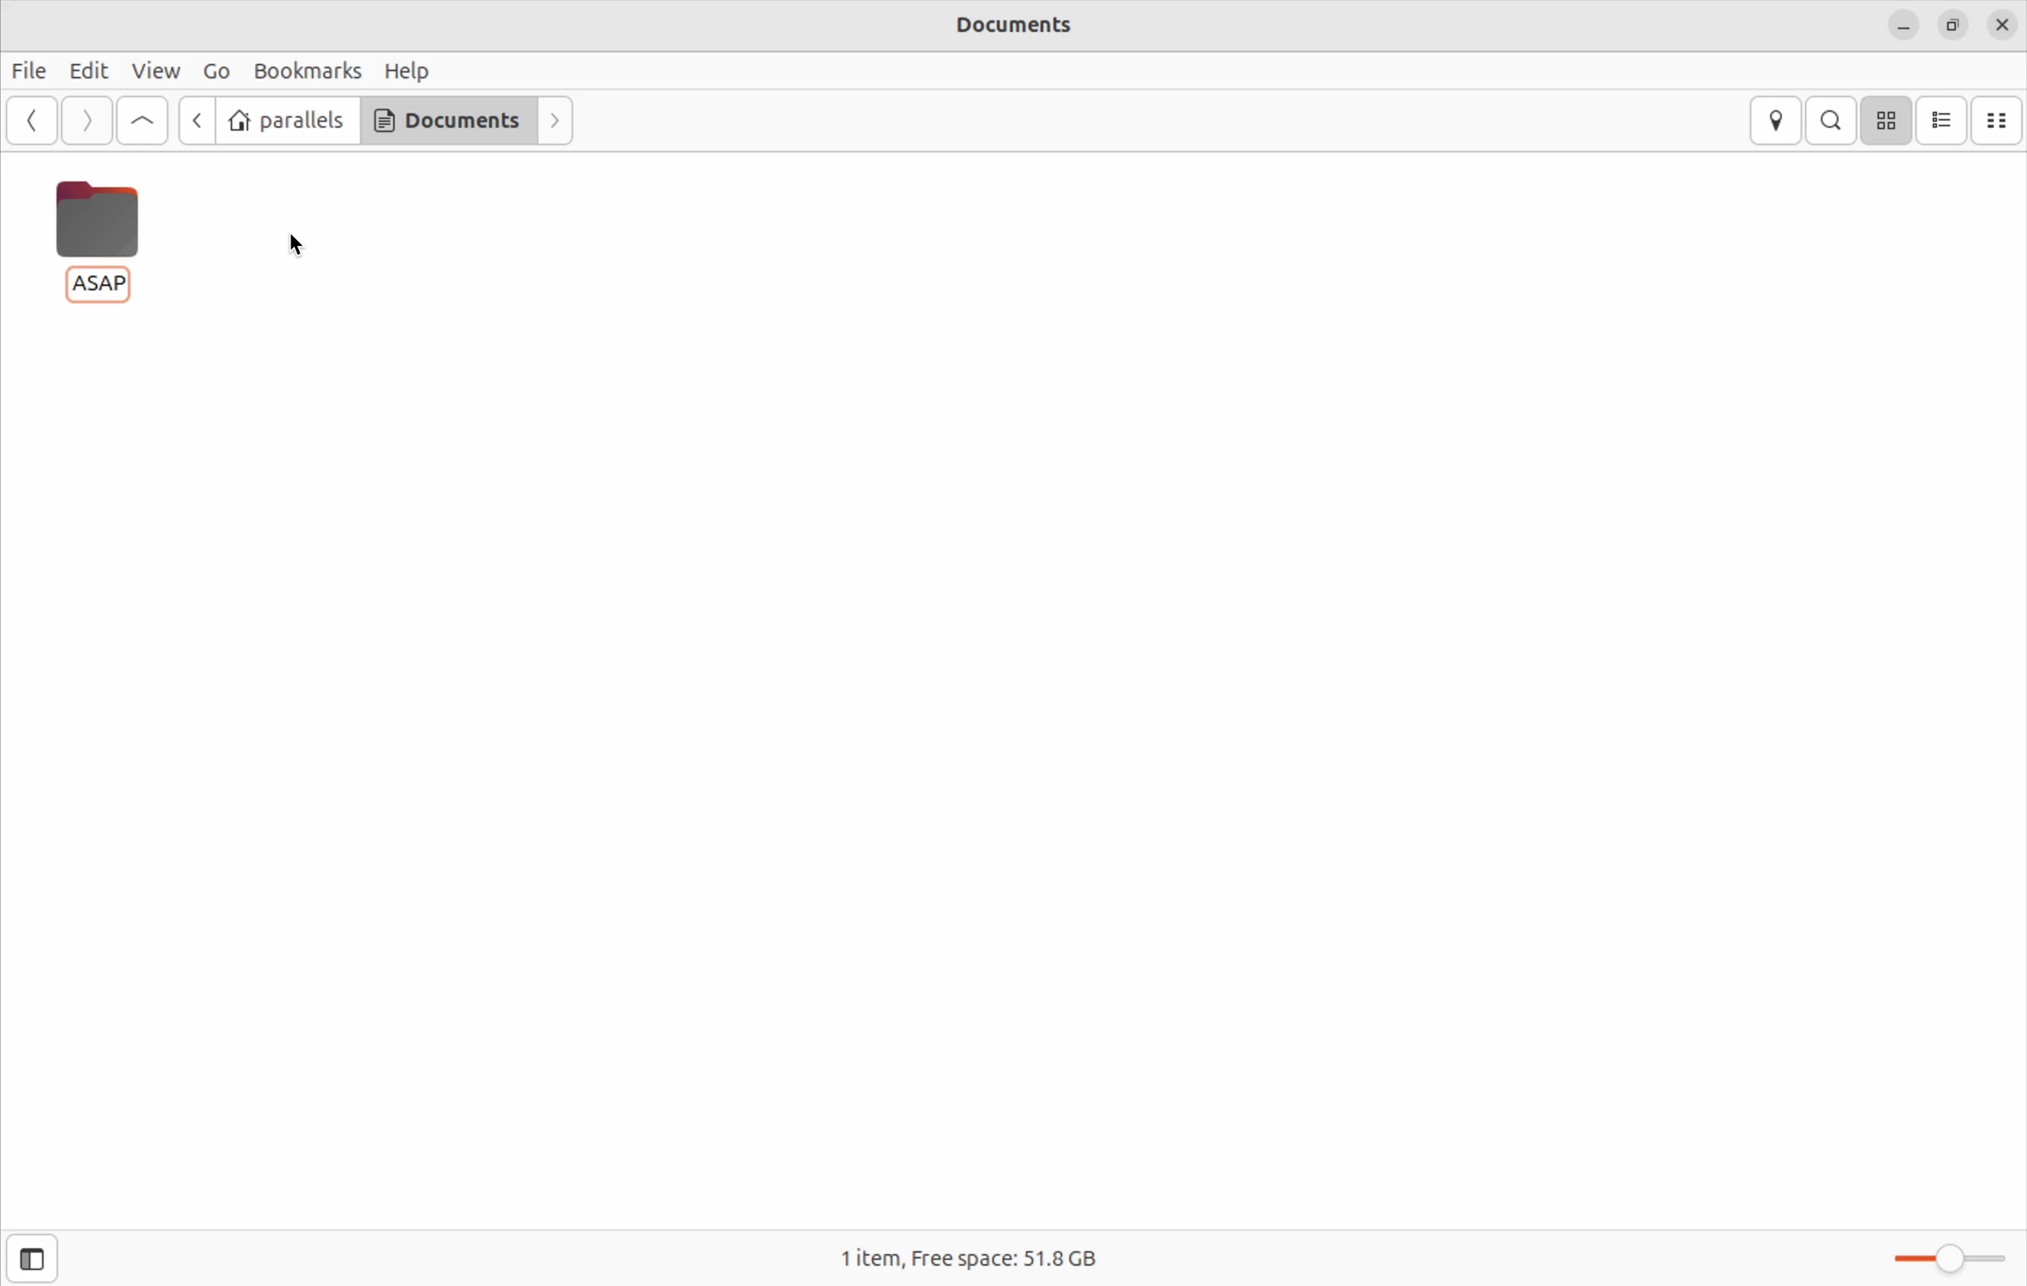  What do you see at coordinates (201, 121) in the screenshot?
I see `back` at bounding box center [201, 121].